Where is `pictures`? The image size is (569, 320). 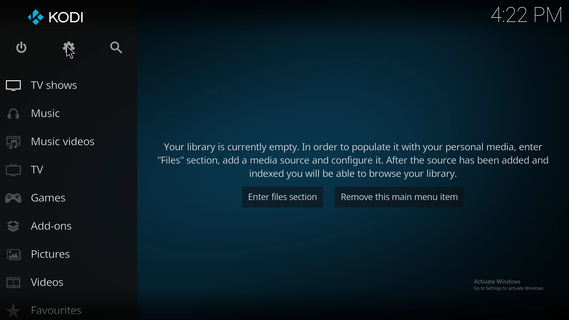 pictures is located at coordinates (60, 255).